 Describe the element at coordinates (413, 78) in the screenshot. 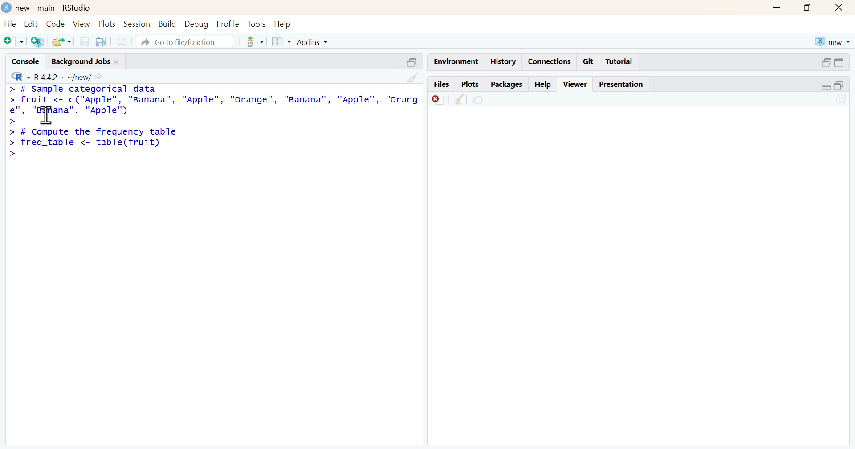

I see `clear console` at that location.